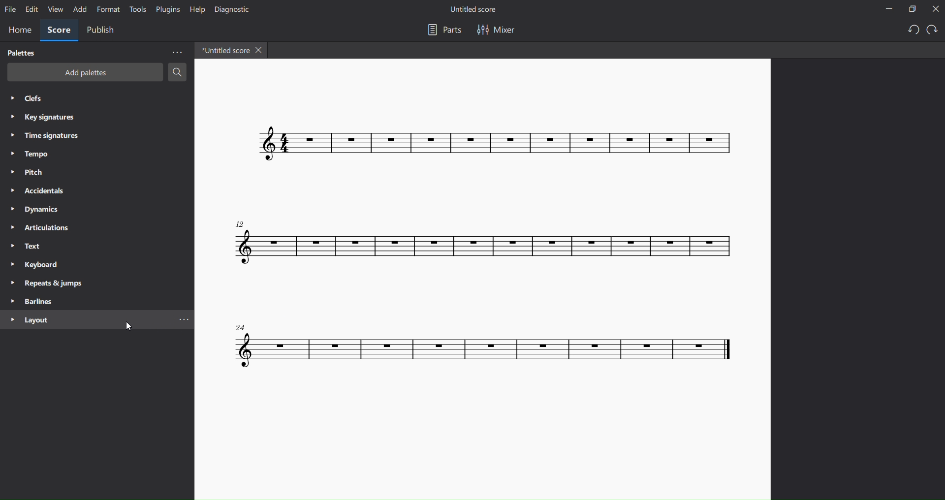 The image size is (945, 500). Describe the element at coordinates (51, 283) in the screenshot. I see `repeats and jumps` at that location.